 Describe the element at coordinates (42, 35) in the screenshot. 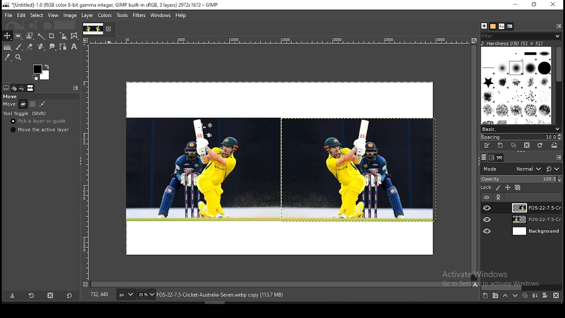

I see `fuzzy select tool` at that location.